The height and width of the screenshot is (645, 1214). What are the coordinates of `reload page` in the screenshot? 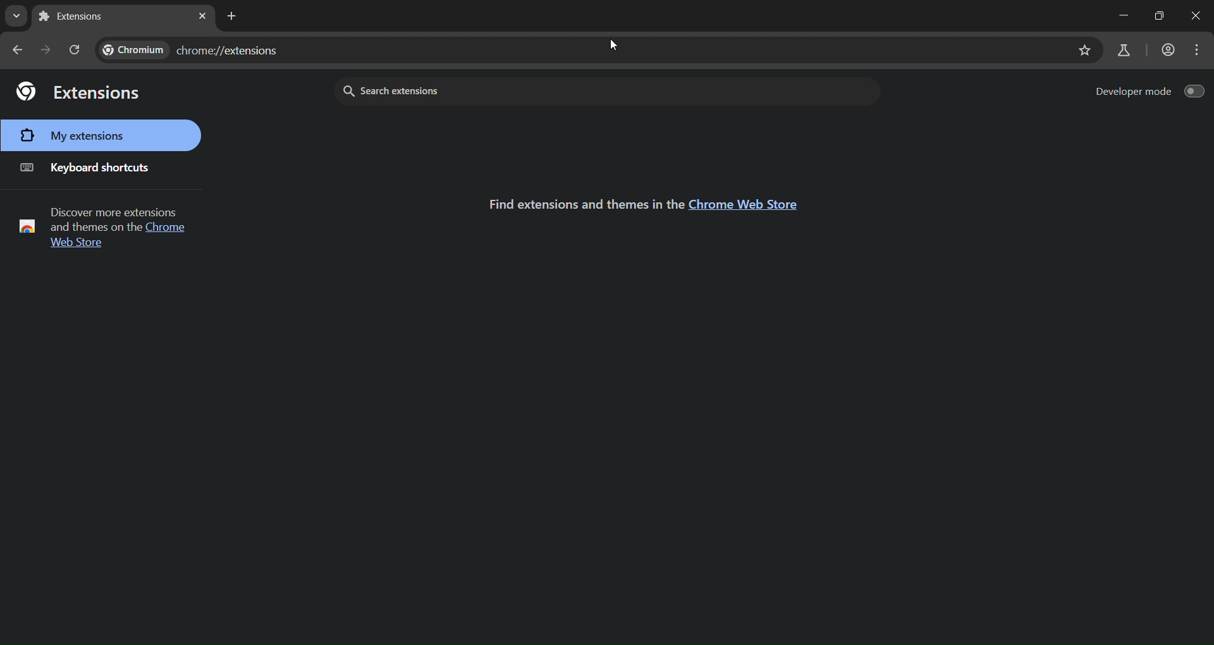 It's located at (75, 49).